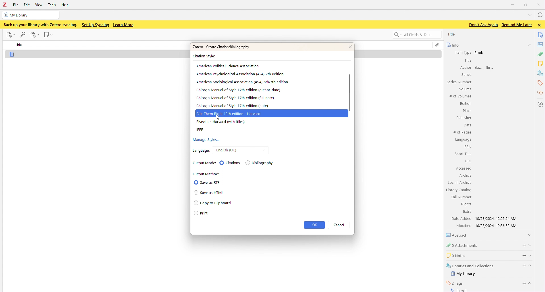 The image size is (545, 292). Describe the element at coordinates (540, 74) in the screenshot. I see `libraries` at that location.